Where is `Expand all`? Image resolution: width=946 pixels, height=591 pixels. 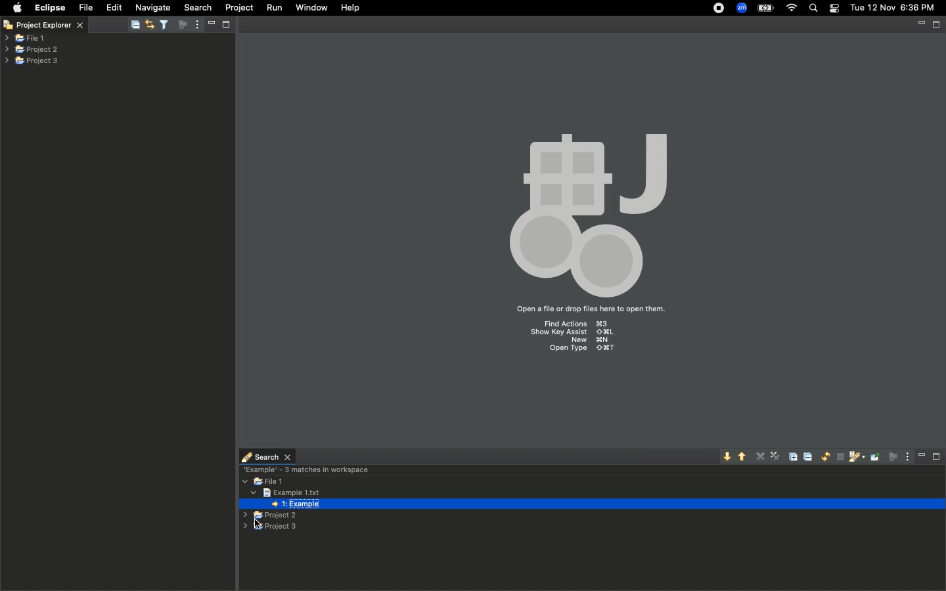
Expand all is located at coordinates (796, 456).